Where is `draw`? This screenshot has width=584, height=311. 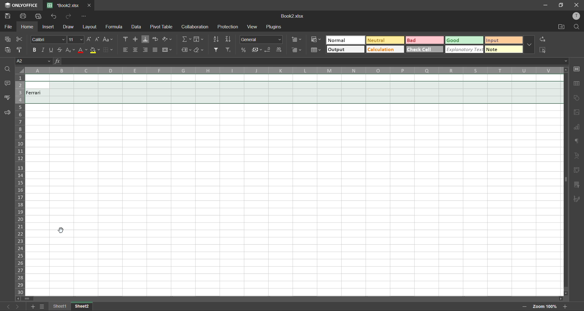 draw is located at coordinates (68, 26).